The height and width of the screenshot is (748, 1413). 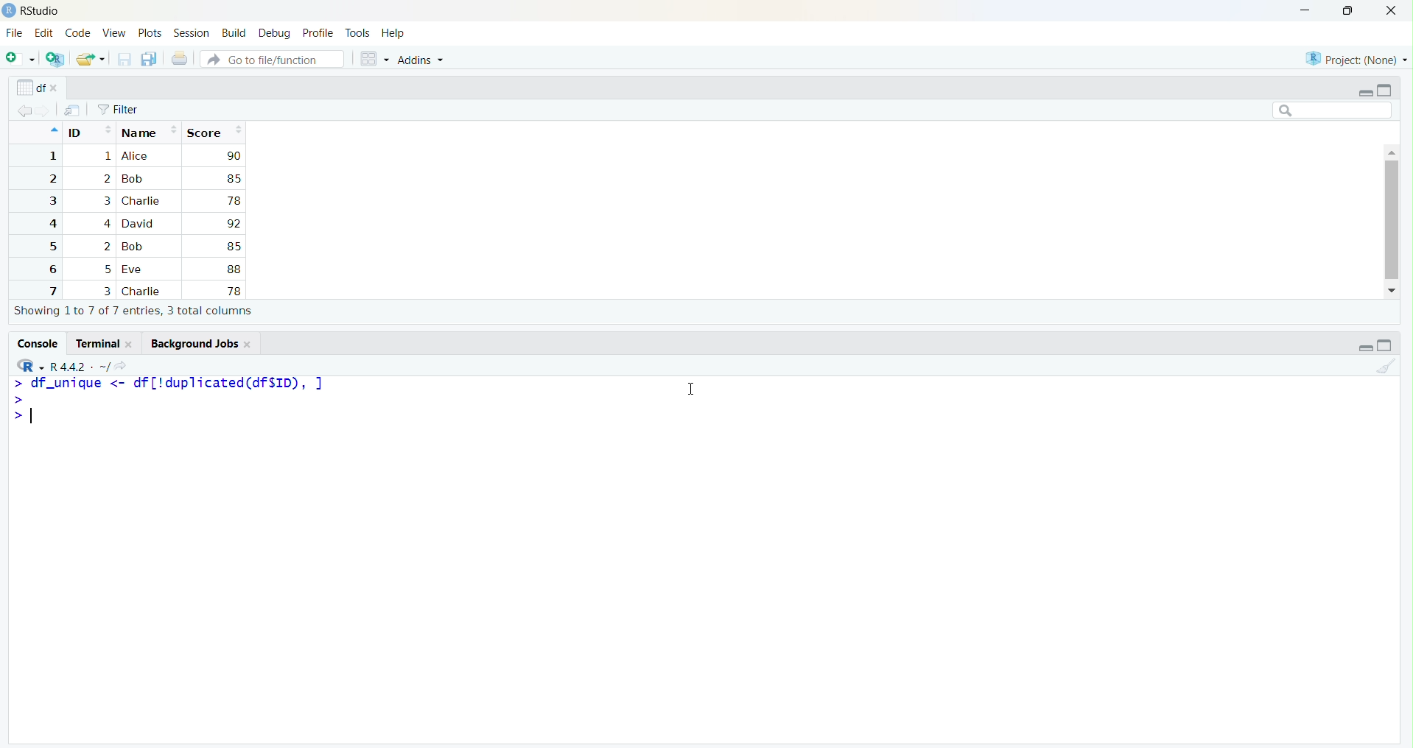 I want to click on search bar, so click(x=1333, y=110).